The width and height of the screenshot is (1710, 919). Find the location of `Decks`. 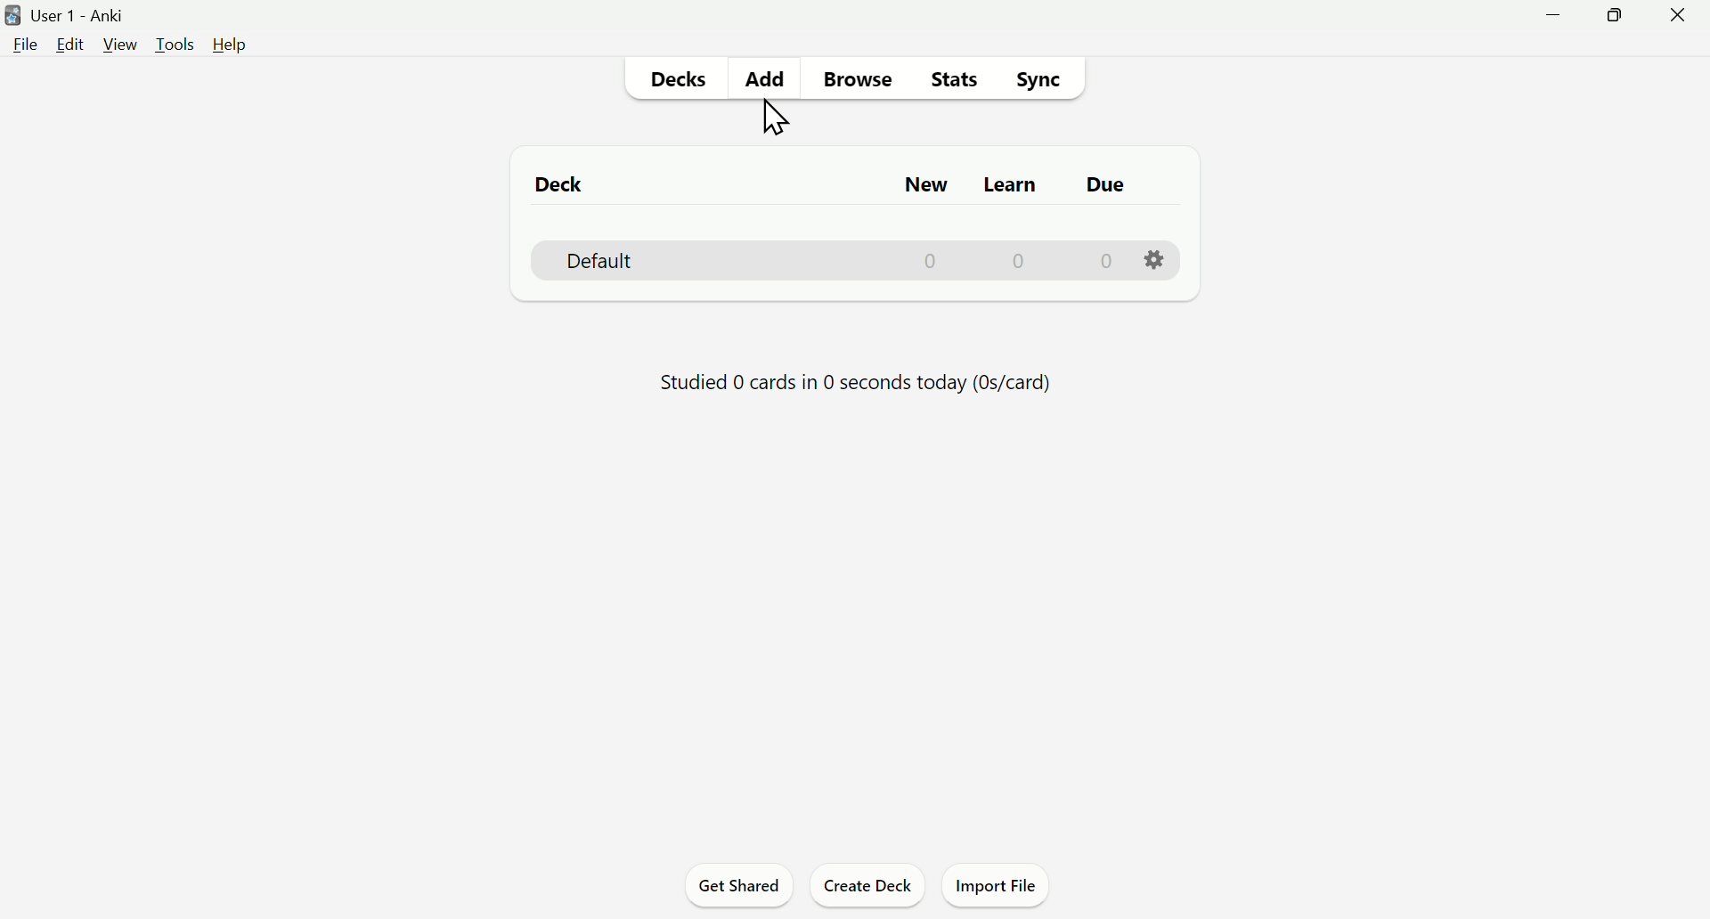

Decks is located at coordinates (682, 76).